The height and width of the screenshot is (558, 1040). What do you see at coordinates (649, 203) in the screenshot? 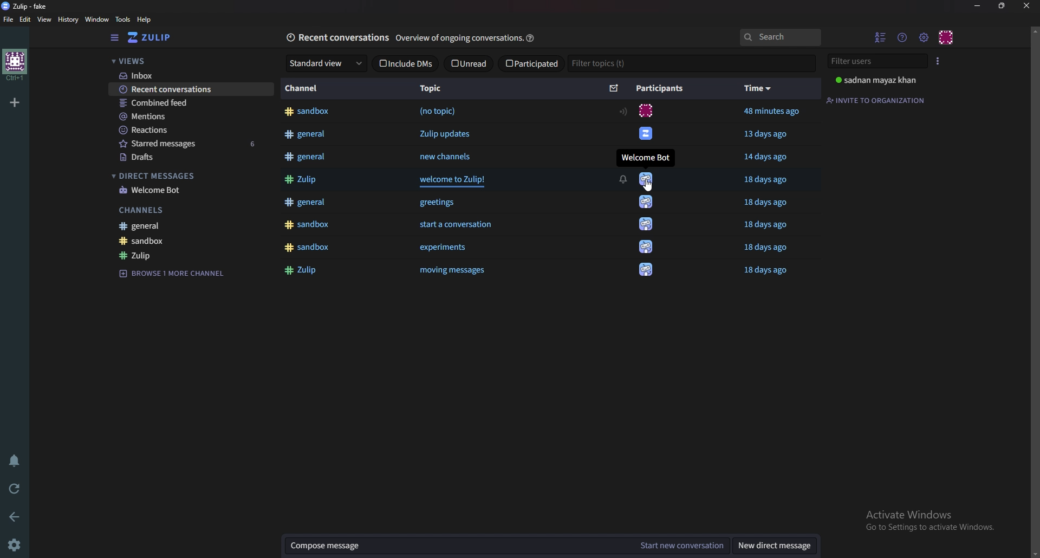
I see `icon` at bounding box center [649, 203].